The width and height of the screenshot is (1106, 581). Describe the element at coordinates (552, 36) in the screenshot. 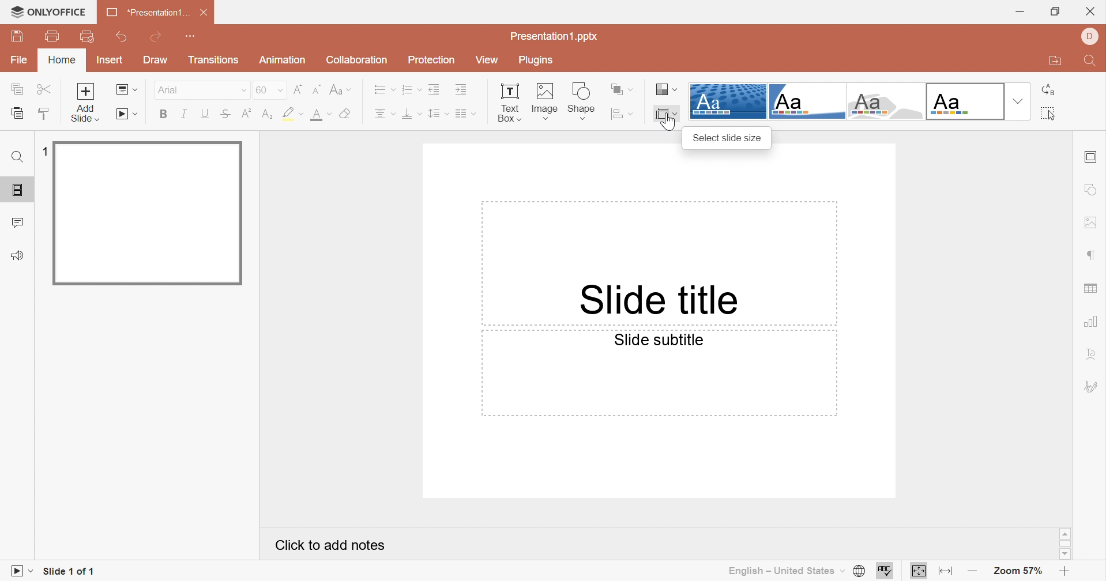

I see `Presentation1.pptx` at that location.